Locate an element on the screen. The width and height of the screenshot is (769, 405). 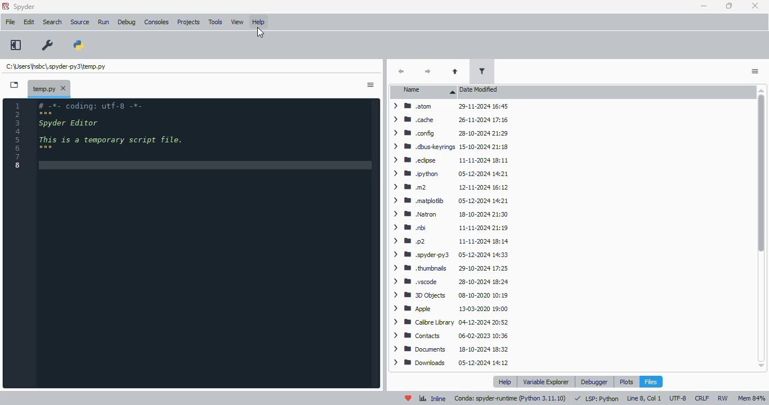
> Mm config 28-10-2024 21:29 is located at coordinates (448, 133).